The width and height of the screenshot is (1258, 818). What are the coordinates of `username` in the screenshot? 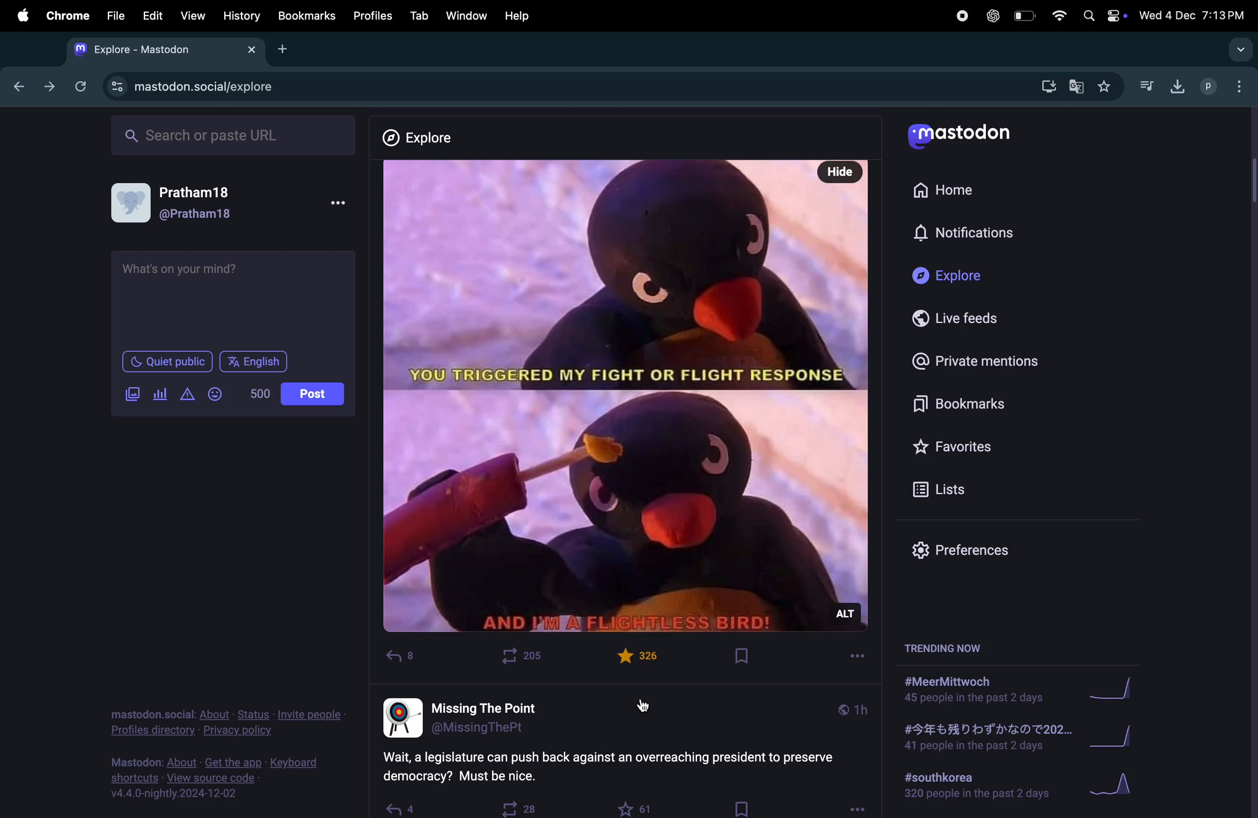 It's located at (625, 716).